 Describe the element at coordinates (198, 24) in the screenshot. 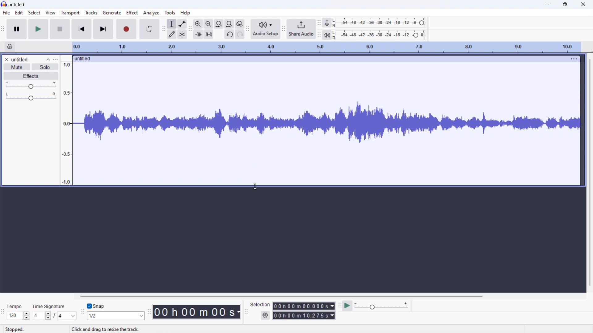

I see `zoom in` at that location.